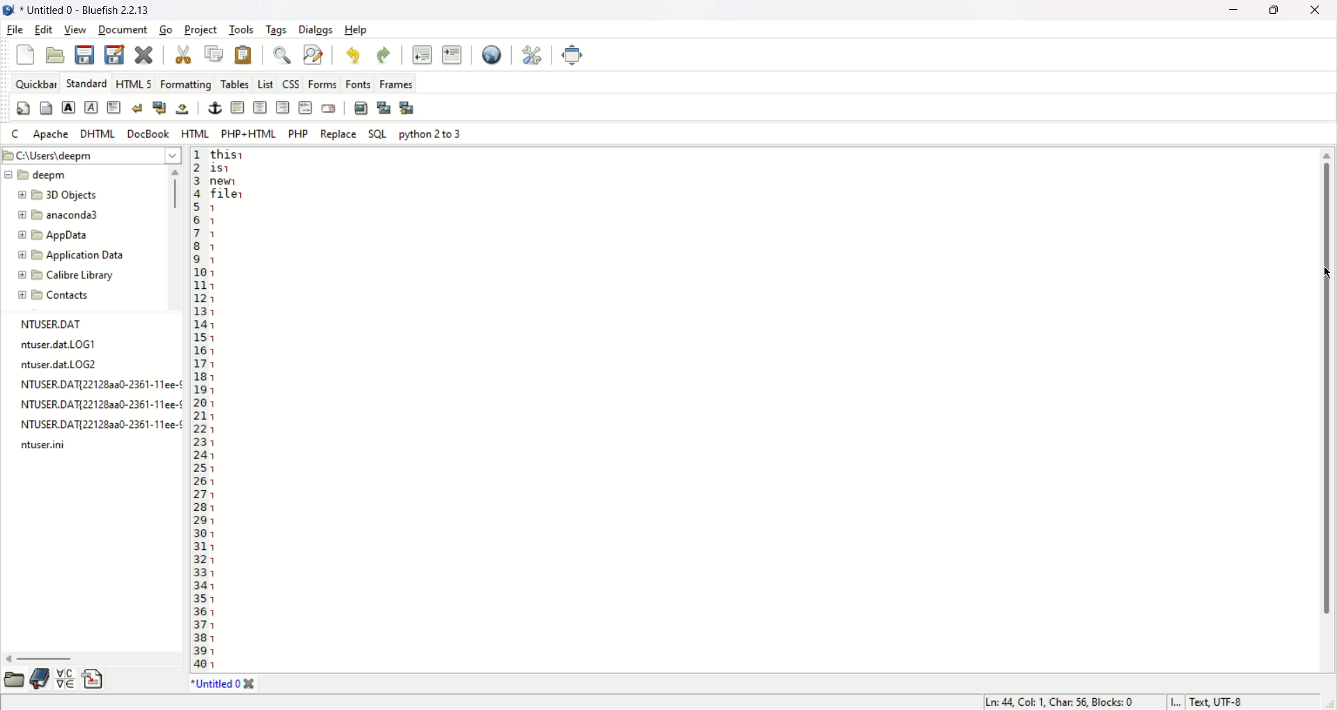 This screenshot has width=1337, height=710. What do you see at coordinates (318, 31) in the screenshot?
I see `dialogs` at bounding box center [318, 31].